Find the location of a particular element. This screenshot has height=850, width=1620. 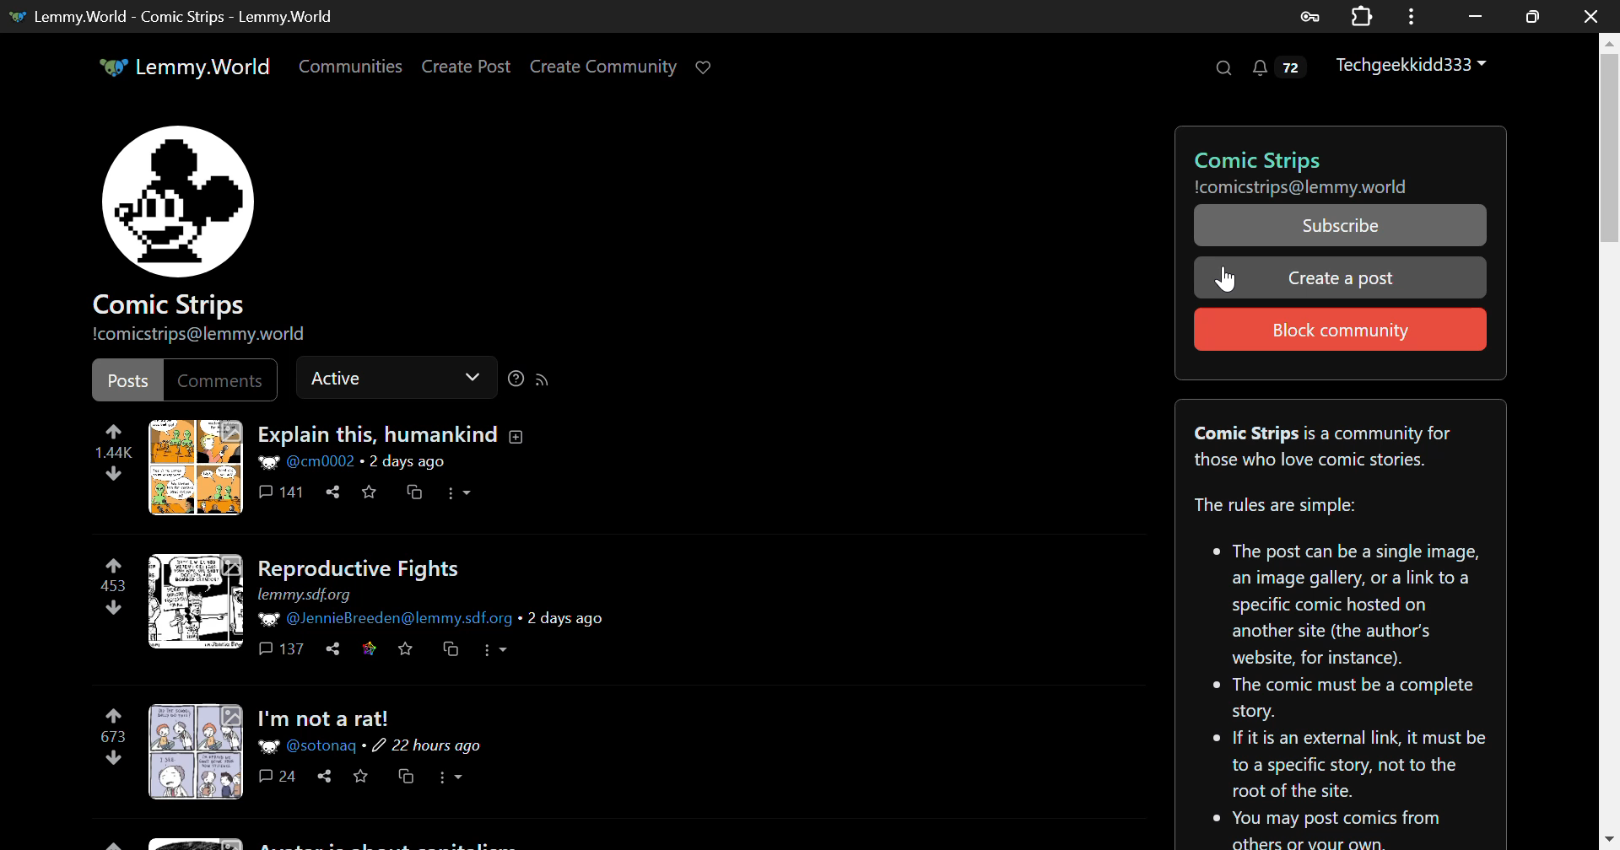

Comments is located at coordinates (280, 491).